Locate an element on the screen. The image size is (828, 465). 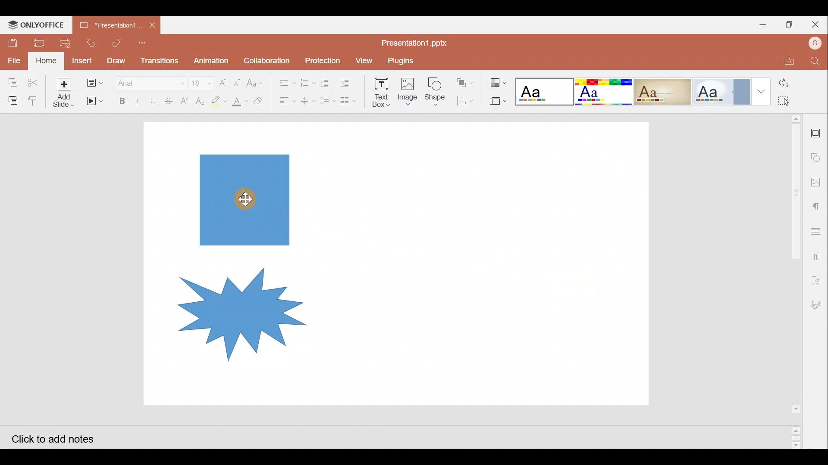
Text Art settings is located at coordinates (817, 282).